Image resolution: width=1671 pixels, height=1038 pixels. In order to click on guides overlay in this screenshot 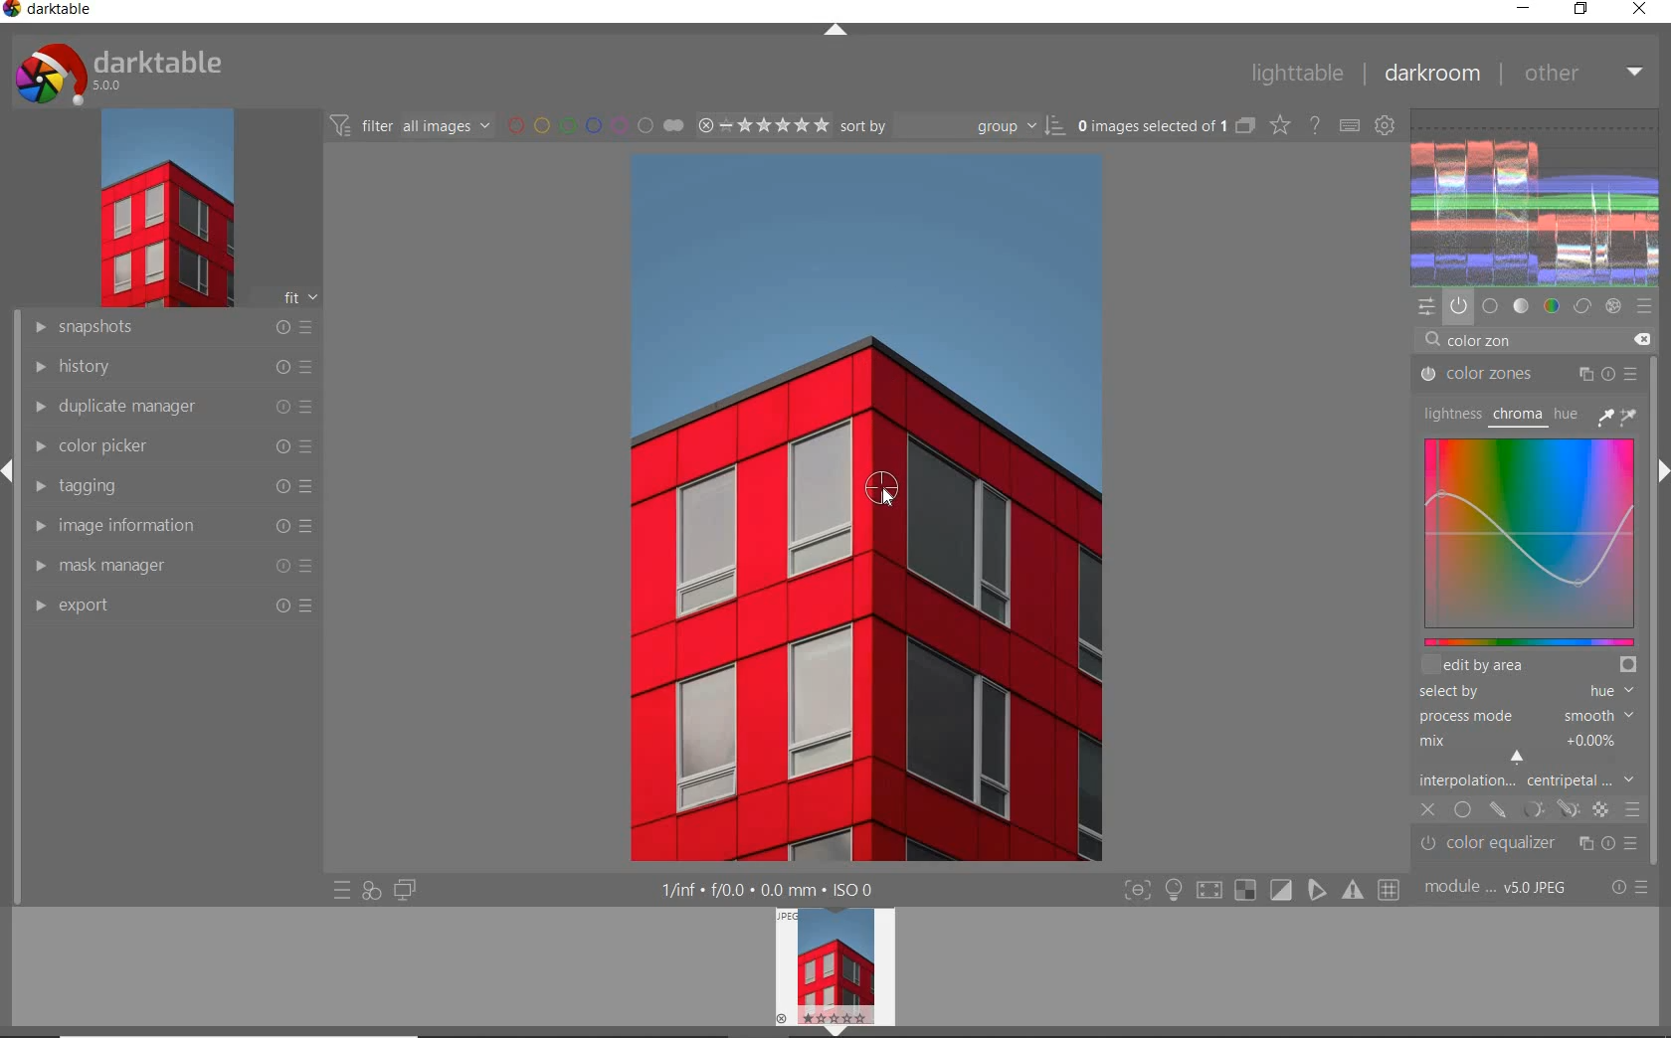, I will do `click(1316, 891)`.